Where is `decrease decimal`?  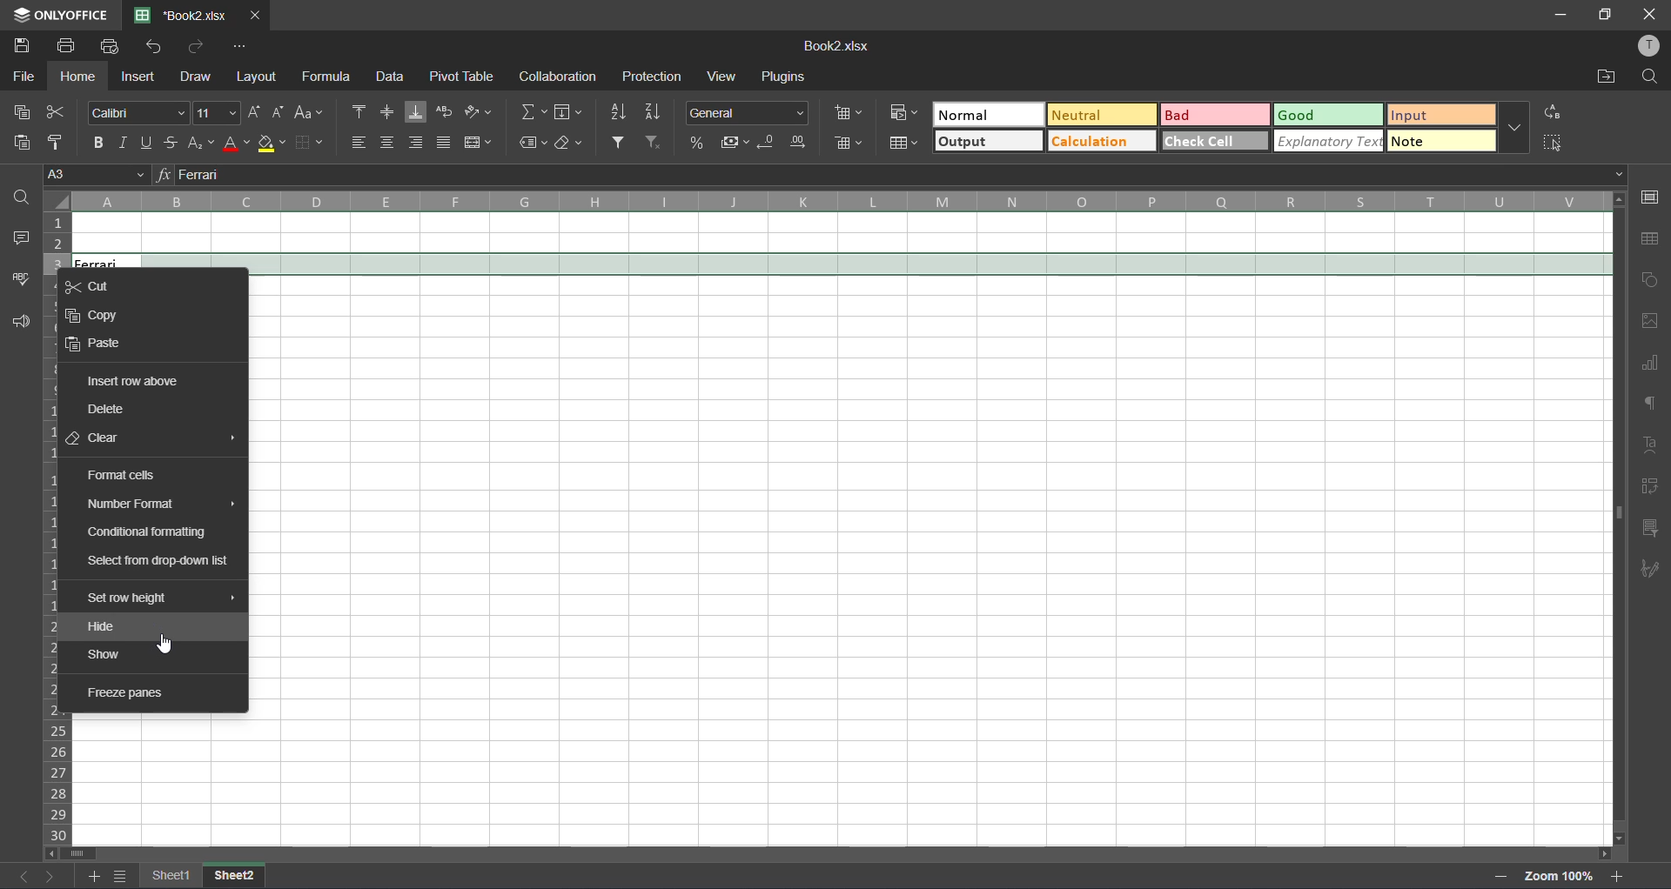
decrease decimal is located at coordinates (768, 140).